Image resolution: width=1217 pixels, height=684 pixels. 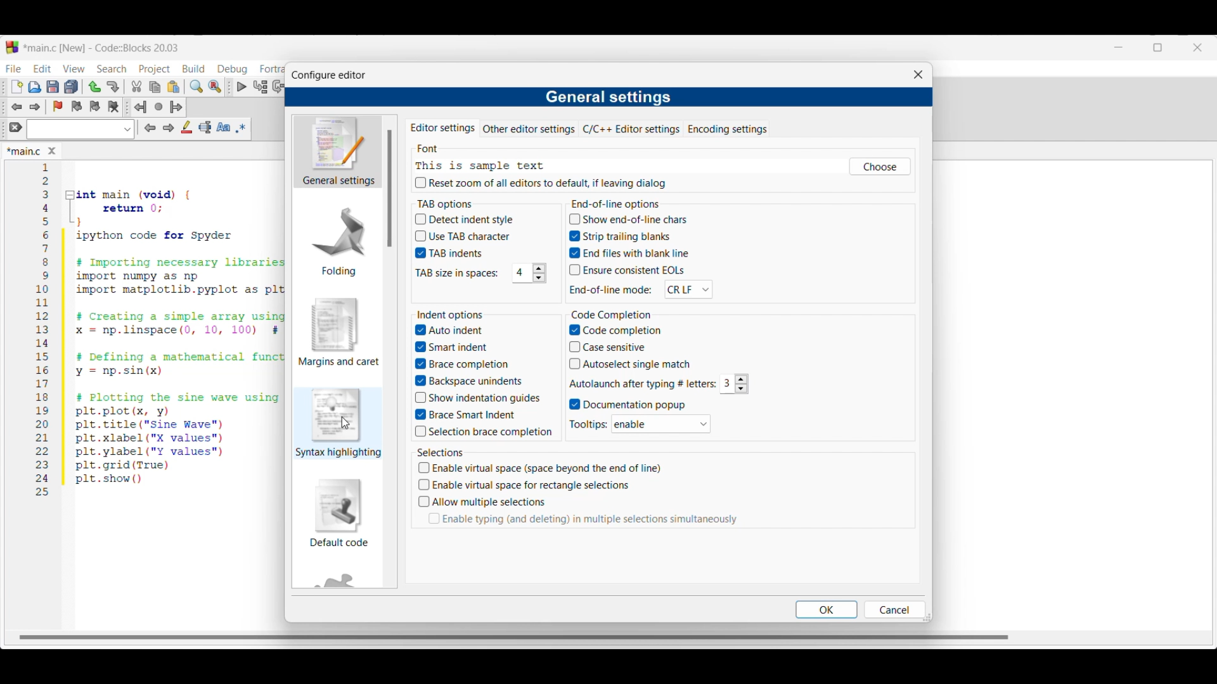 I want to click on Other tabs, so click(x=626, y=129).